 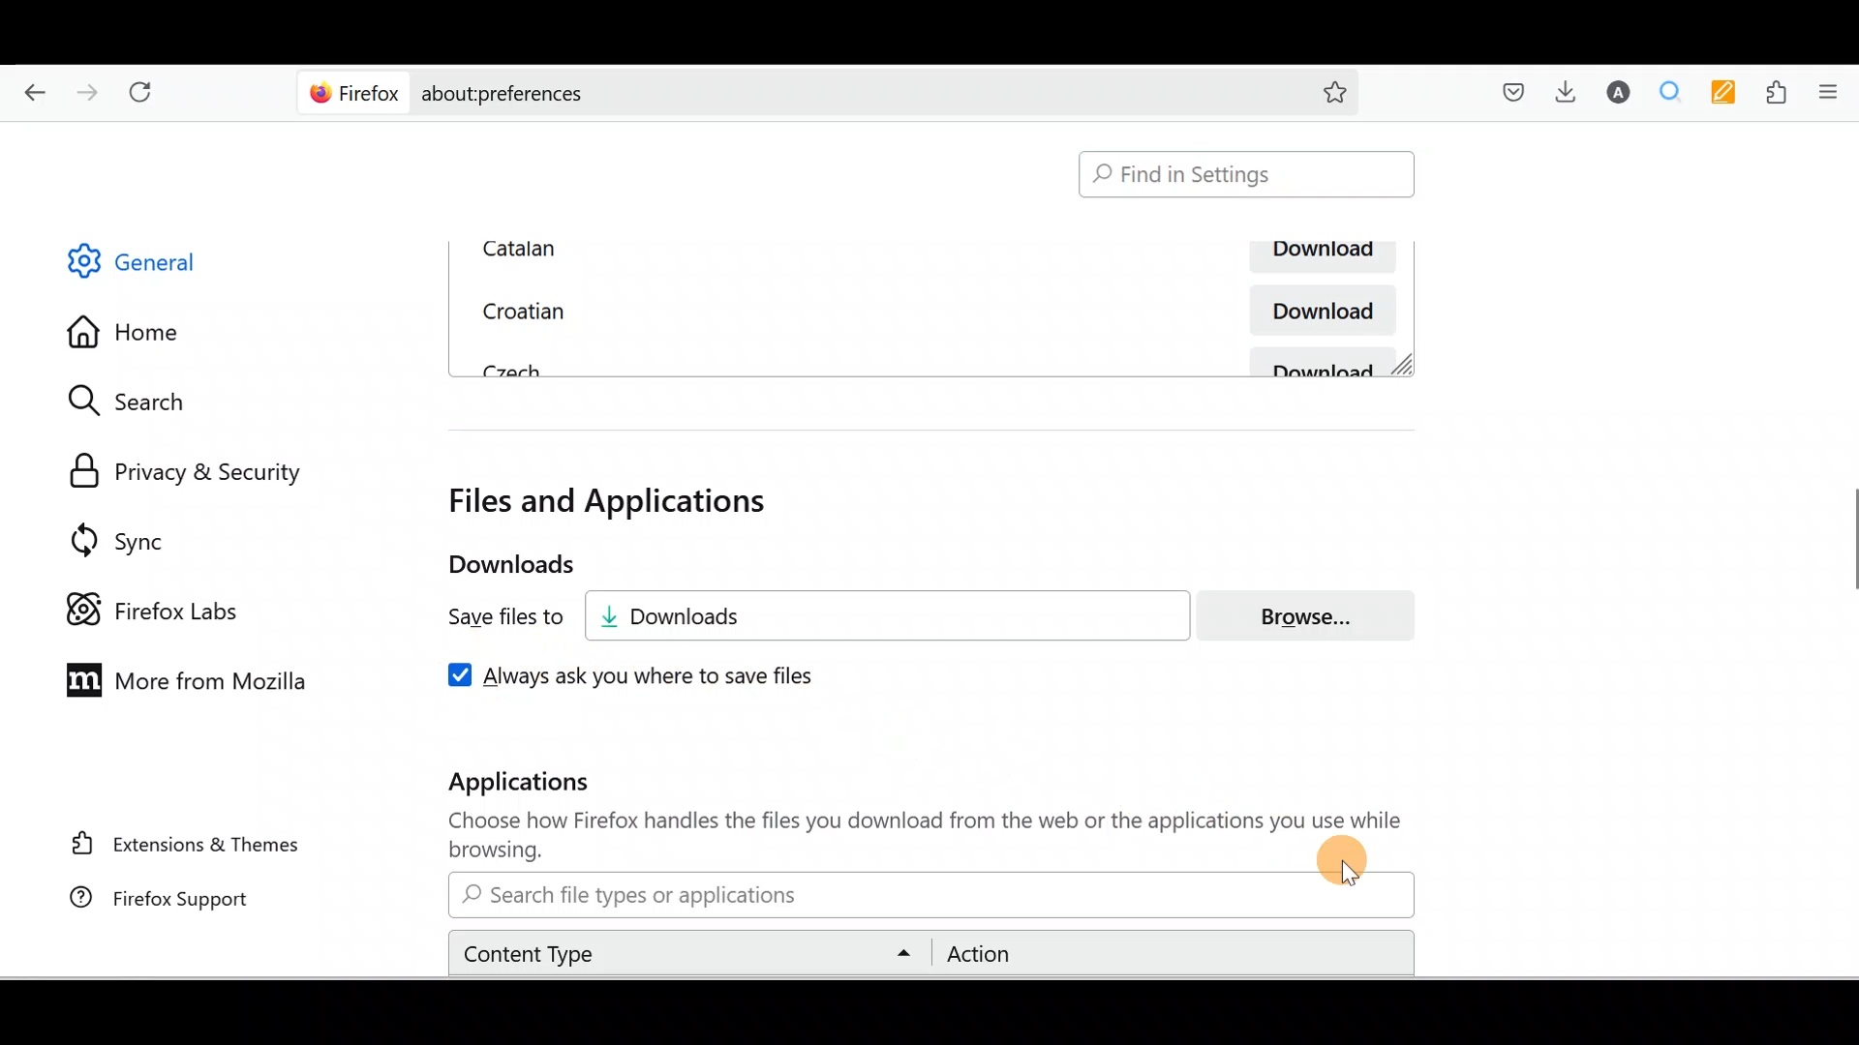 What do you see at coordinates (901, 615) in the screenshot?
I see `Downloads` at bounding box center [901, 615].